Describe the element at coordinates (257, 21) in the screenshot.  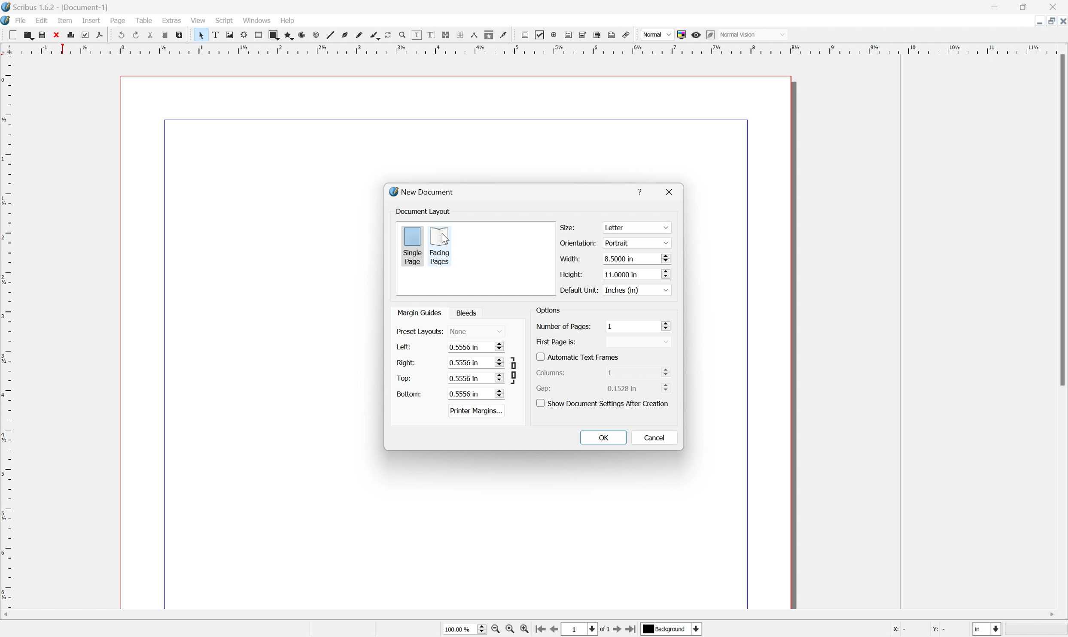
I see `Windows` at that location.